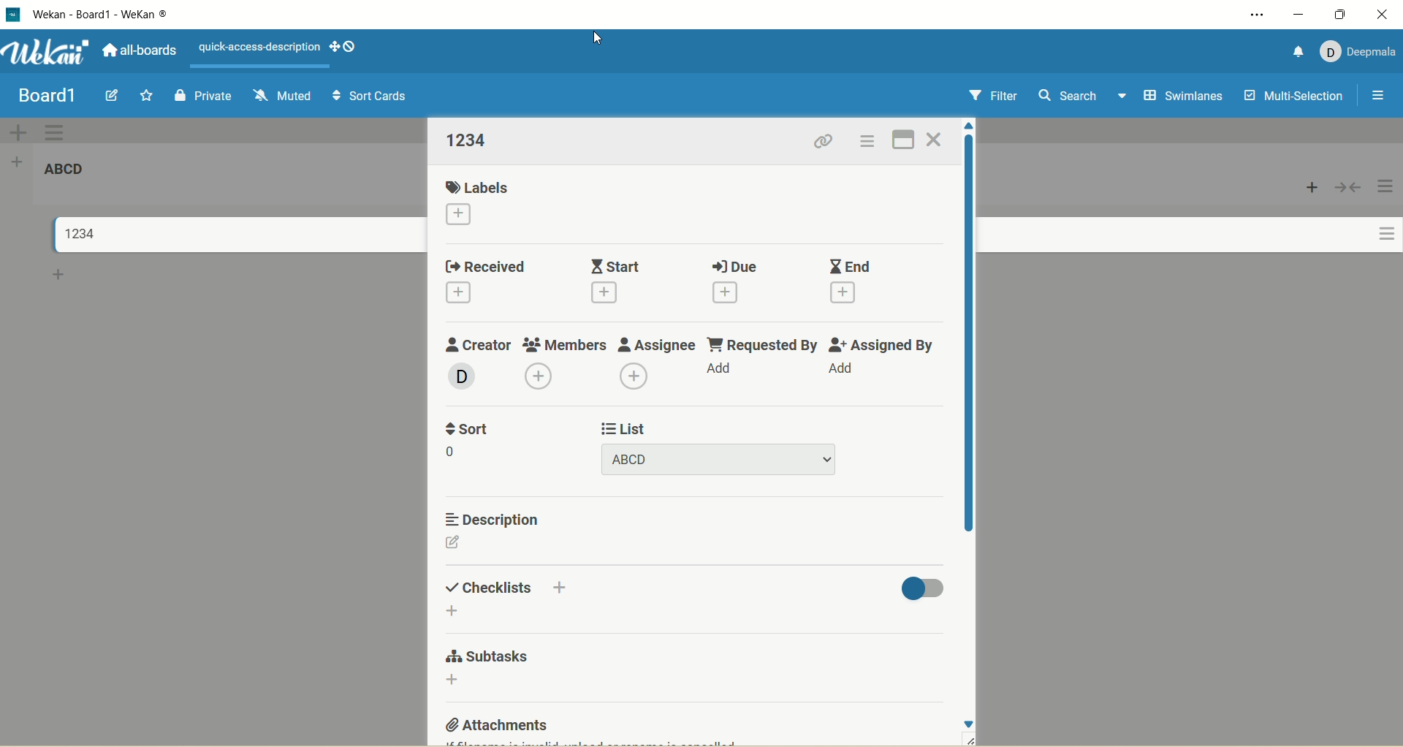 The width and height of the screenshot is (1403, 747). What do you see at coordinates (1387, 216) in the screenshot?
I see `action` at bounding box center [1387, 216].